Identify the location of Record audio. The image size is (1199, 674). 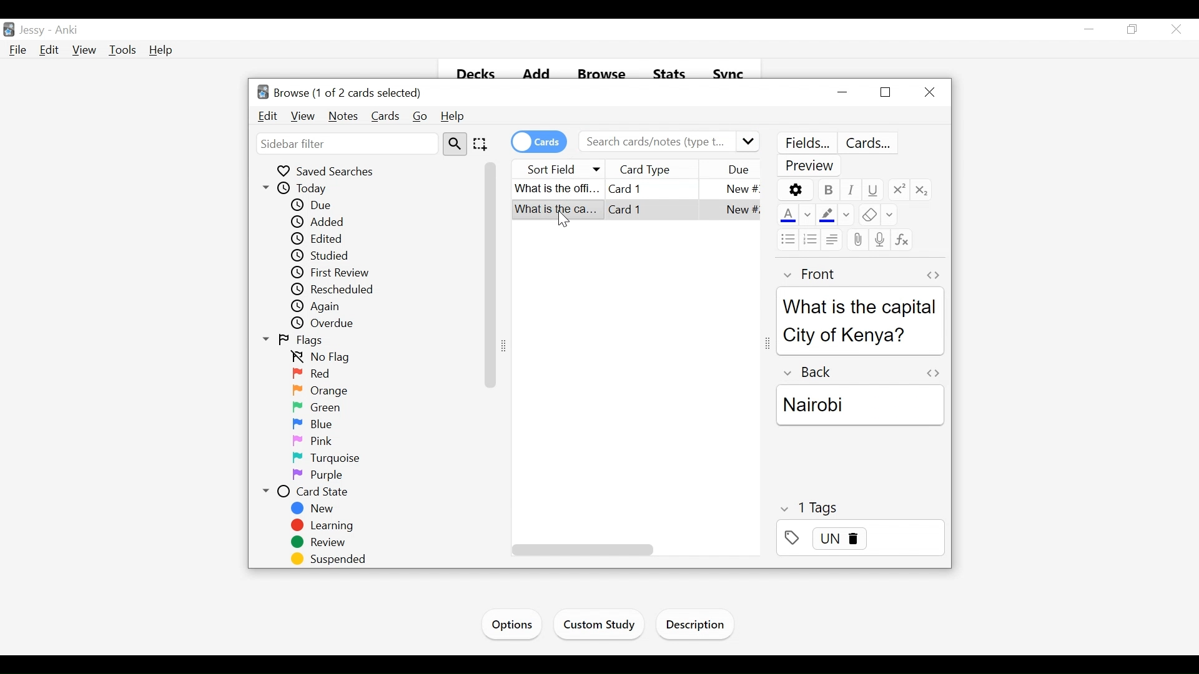
(879, 238).